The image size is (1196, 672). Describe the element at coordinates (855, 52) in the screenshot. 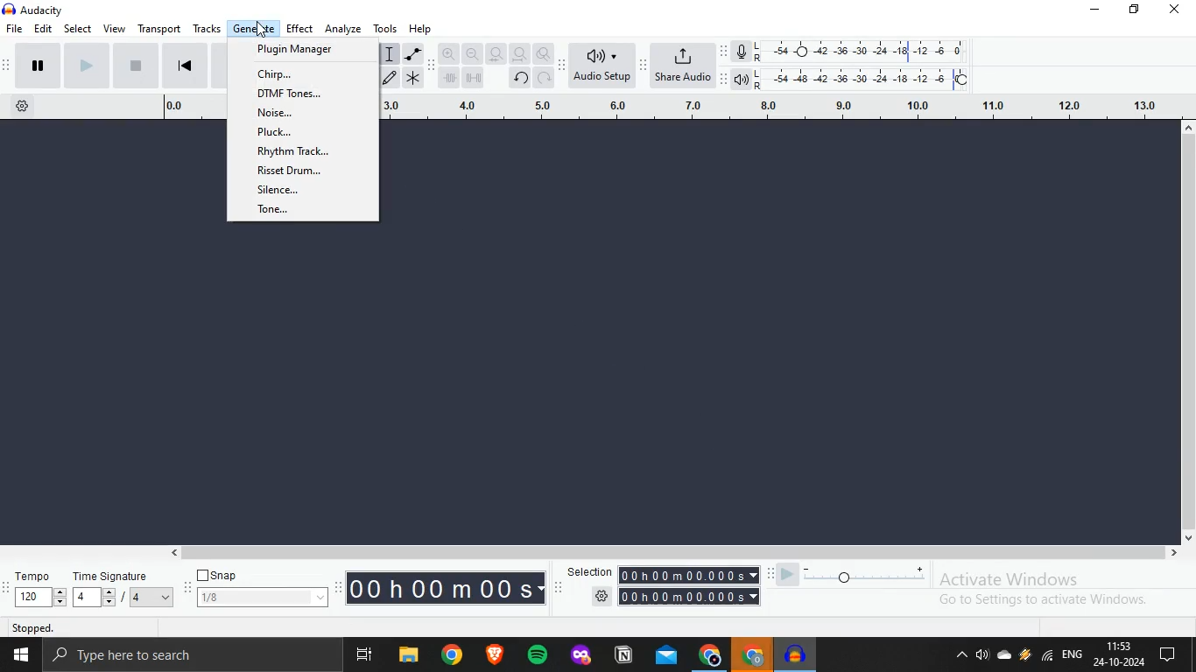

I see `LR Mike` at that location.